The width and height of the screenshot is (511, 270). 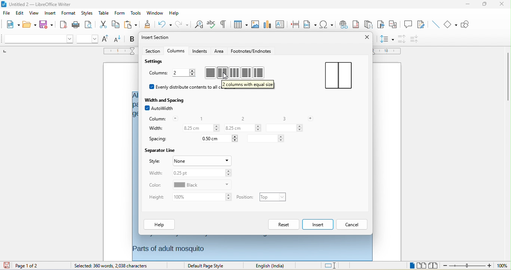 I want to click on book view, so click(x=433, y=266).